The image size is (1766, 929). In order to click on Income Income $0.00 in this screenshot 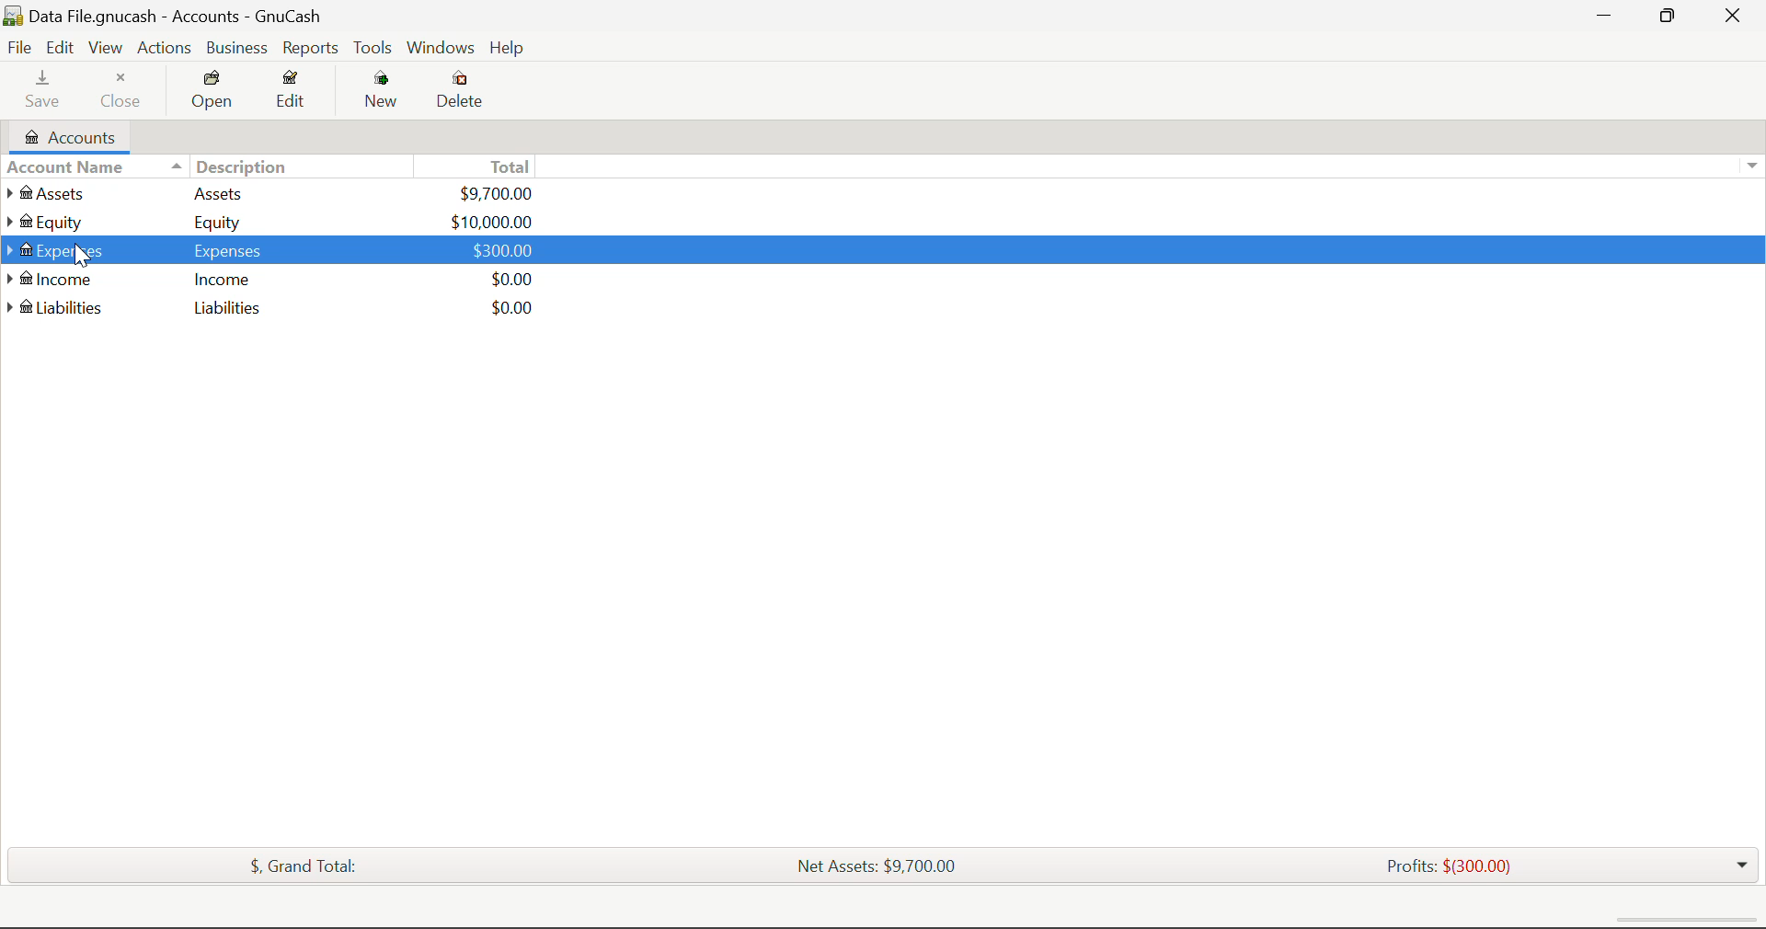, I will do `click(271, 280)`.